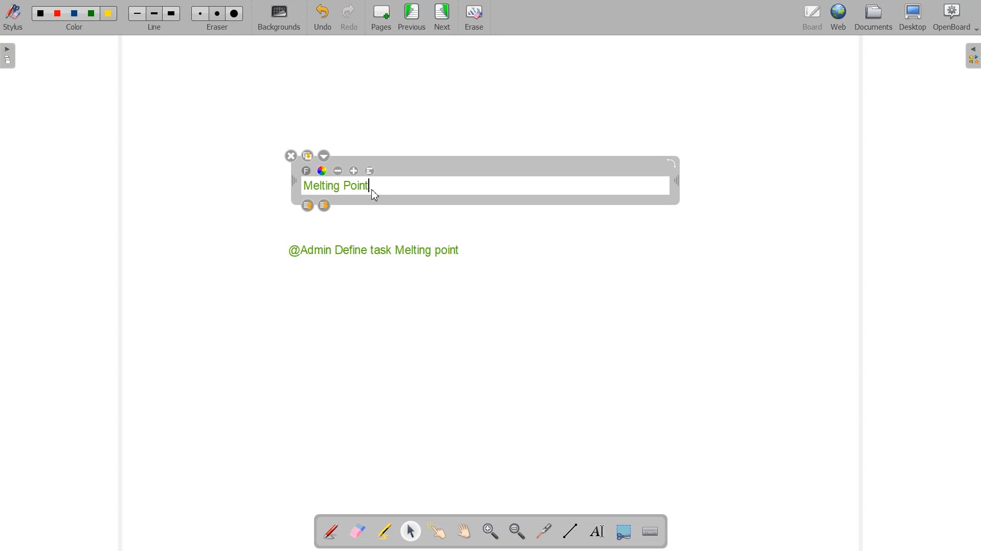 This screenshot has width=981, height=551. I want to click on Scroll page, so click(462, 532).